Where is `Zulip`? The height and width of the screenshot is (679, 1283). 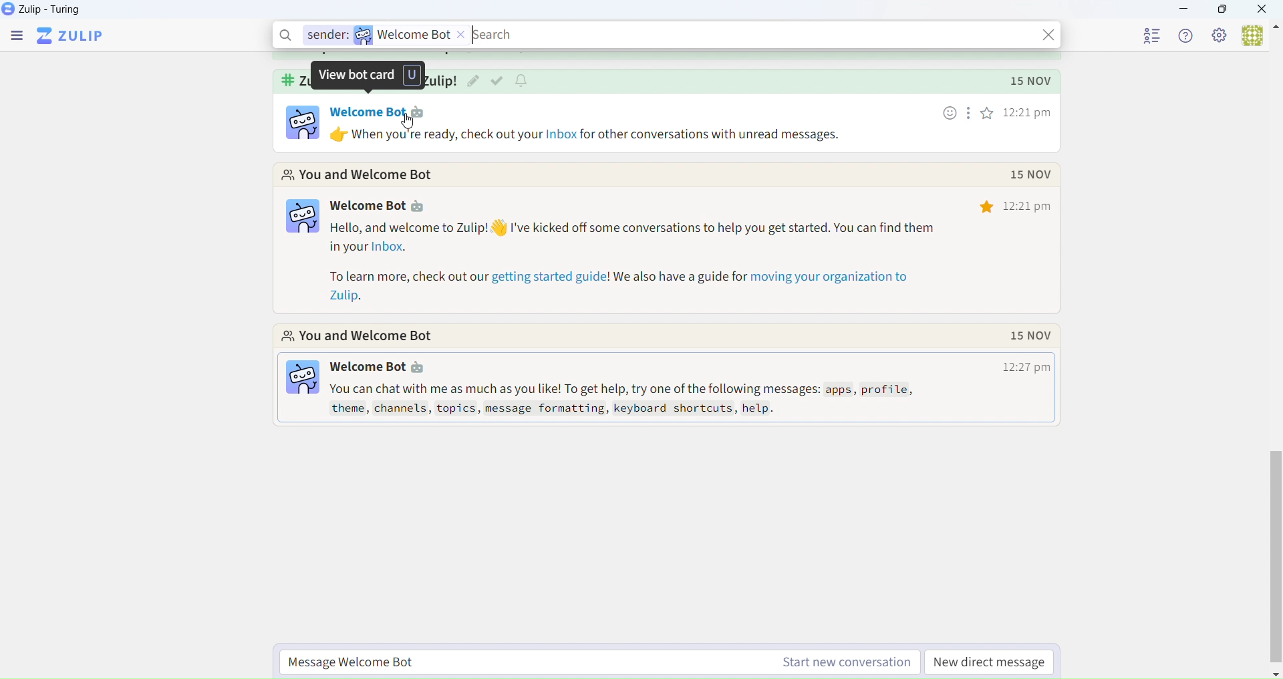 Zulip is located at coordinates (43, 9).